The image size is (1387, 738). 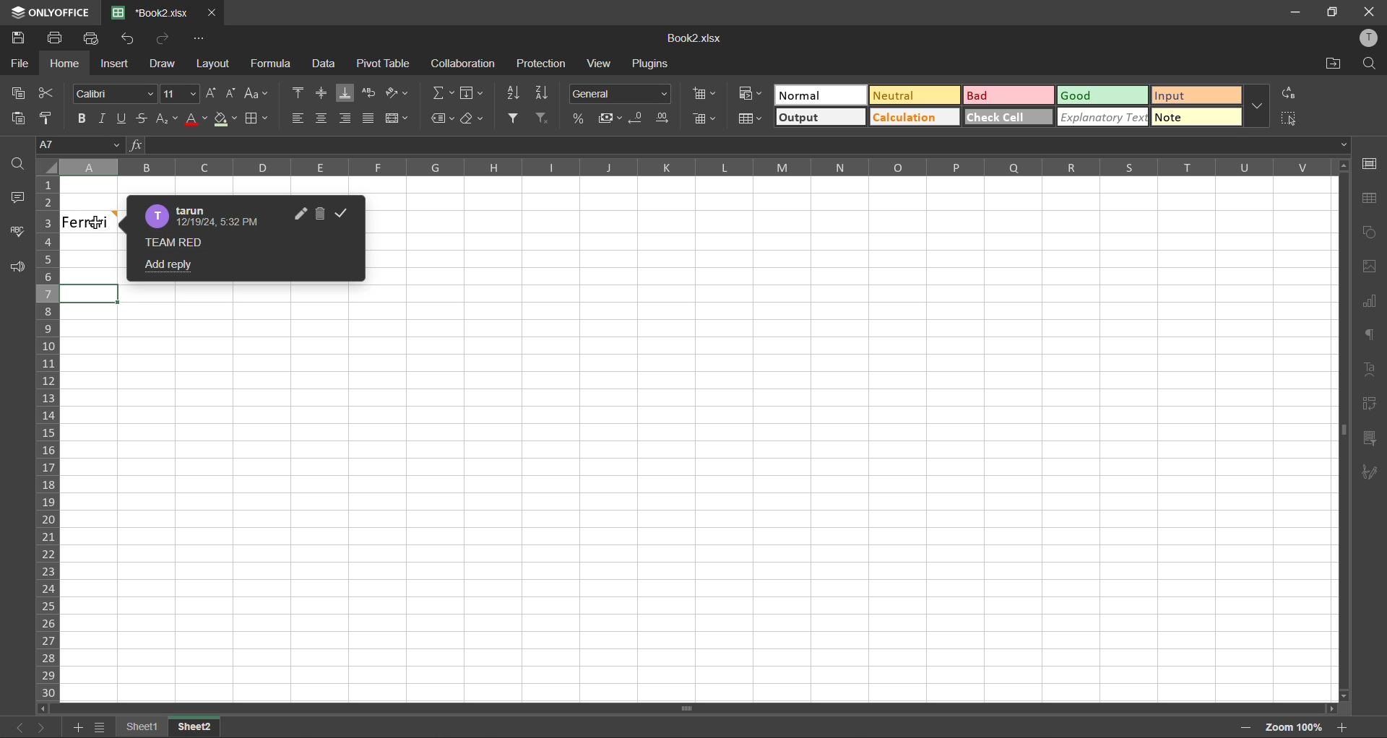 I want to click on note, so click(x=1193, y=117).